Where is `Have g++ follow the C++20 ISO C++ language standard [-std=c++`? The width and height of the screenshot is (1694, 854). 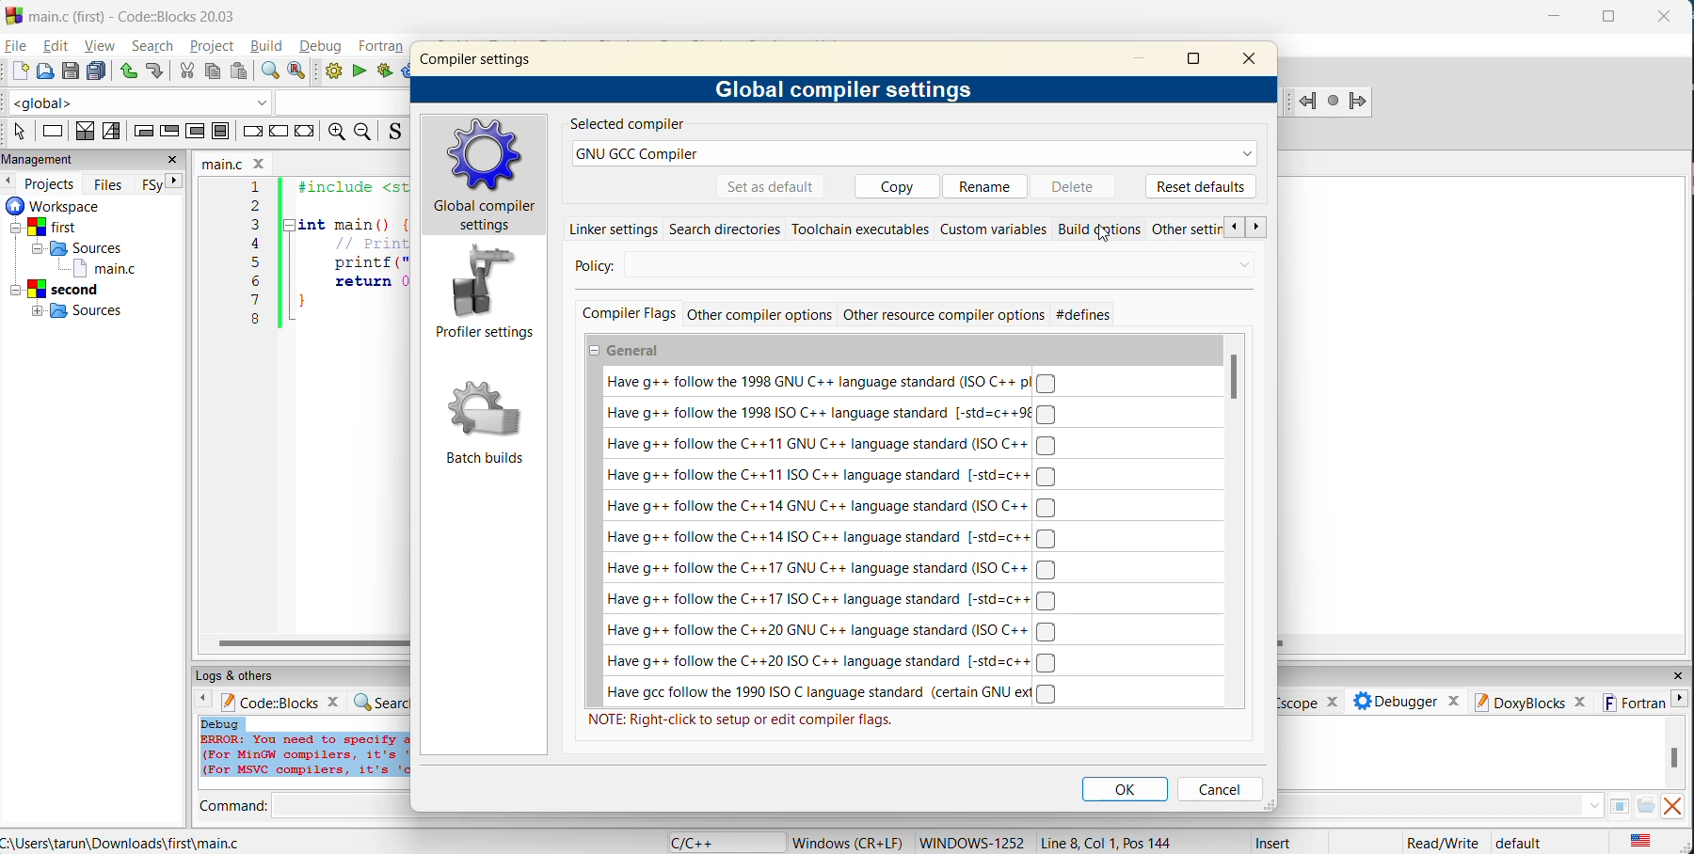
Have g++ follow the C++20 ISO C++ language standard [-std=c++ is located at coordinates (834, 662).